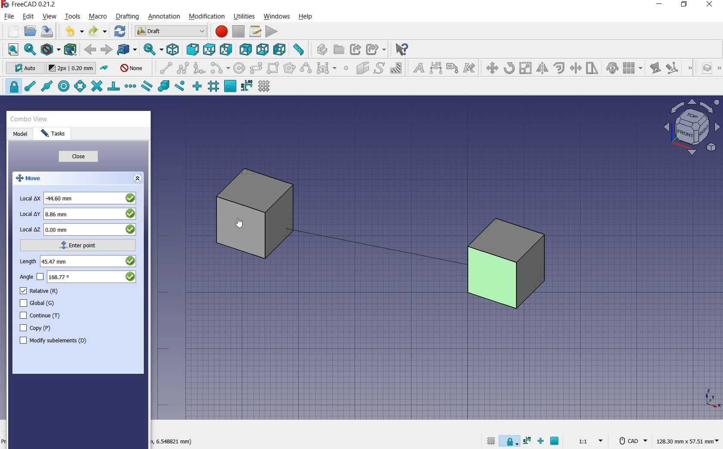 The image size is (723, 449). I want to click on snap lock, so click(12, 86).